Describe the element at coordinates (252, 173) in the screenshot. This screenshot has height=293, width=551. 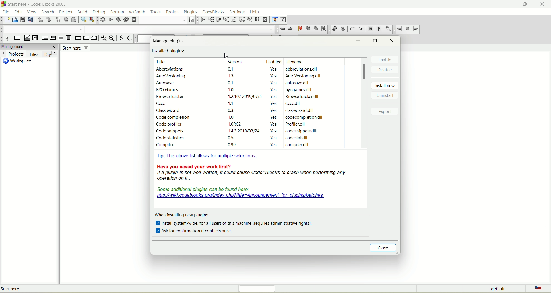
I see `Have you saved your work first?
If a plugin is not well-written, it could cause Code: Blocks to crash when performing any
operation on it.` at that location.